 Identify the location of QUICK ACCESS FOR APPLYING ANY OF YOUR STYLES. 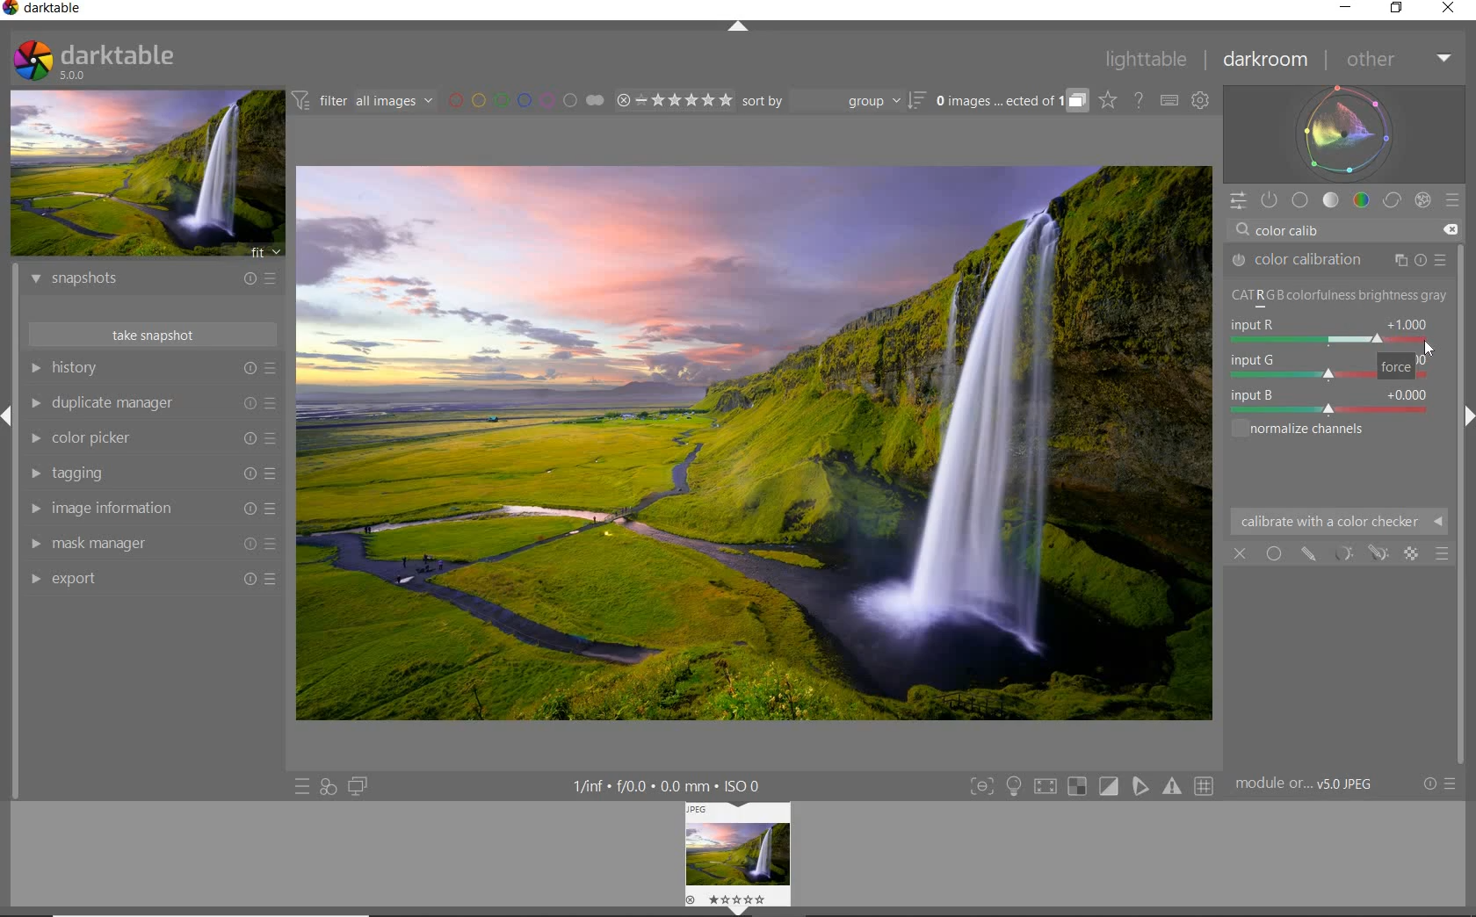
(327, 788).